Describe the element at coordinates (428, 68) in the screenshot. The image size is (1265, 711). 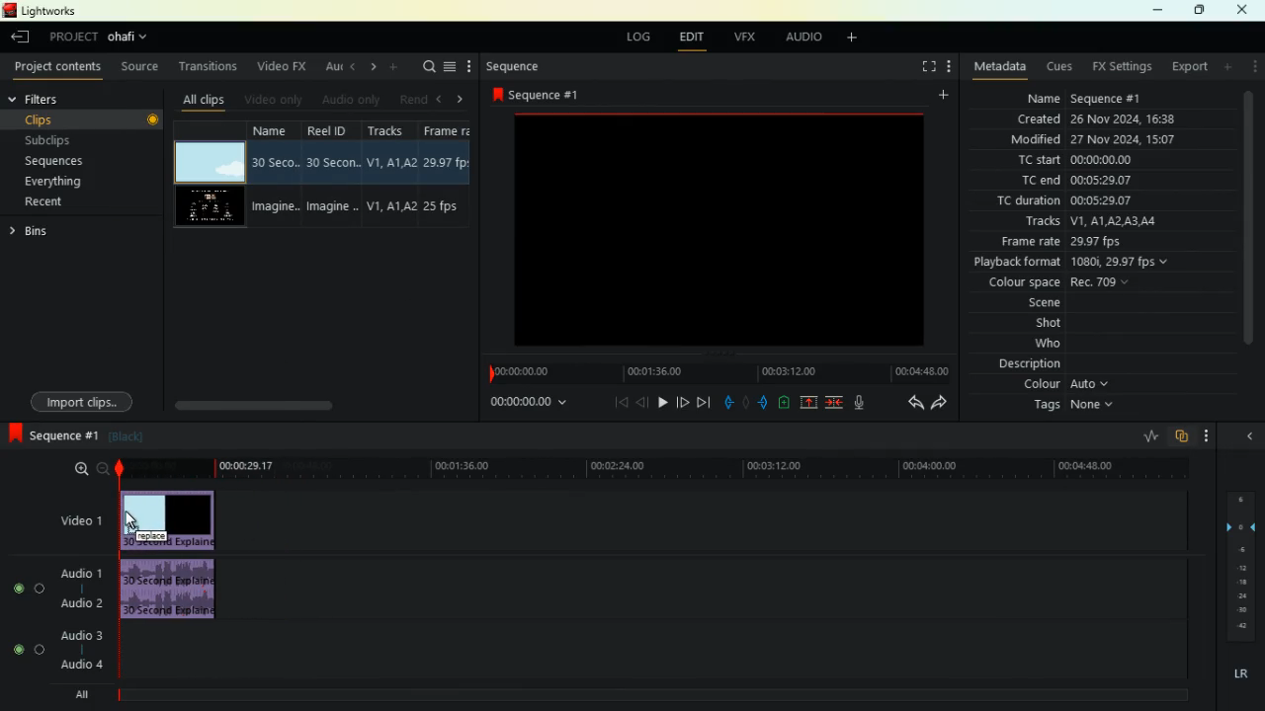
I see `search` at that location.